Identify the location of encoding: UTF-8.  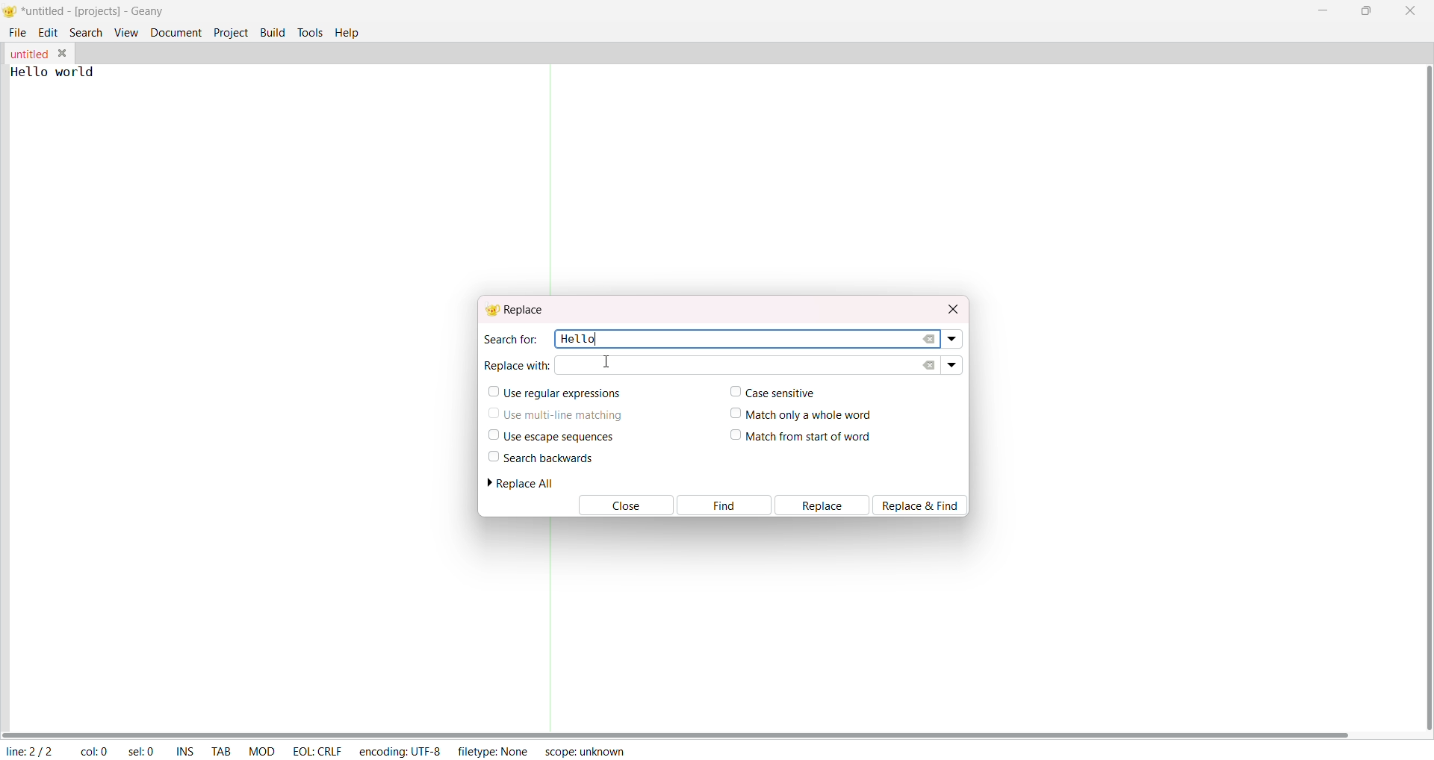
(399, 750).